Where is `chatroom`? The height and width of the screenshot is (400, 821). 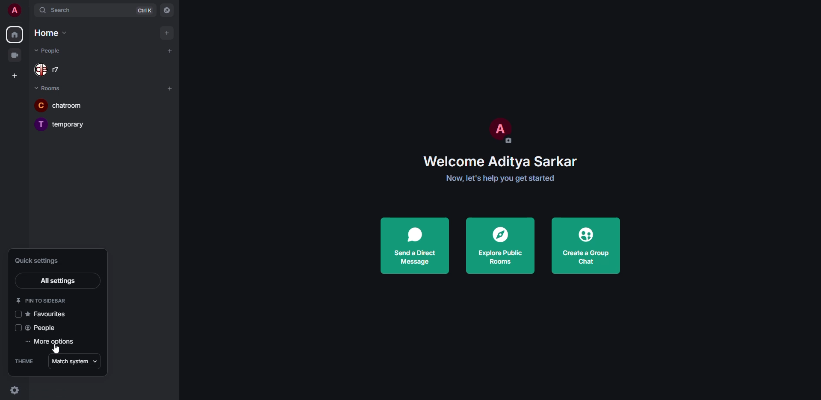
chatroom is located at coordinates (67, 105).